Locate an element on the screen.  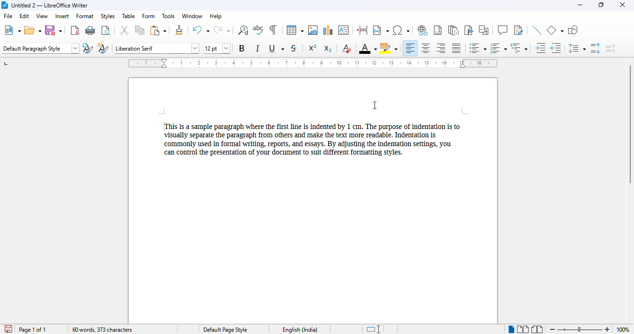
help is located at coordinates (216, 16).